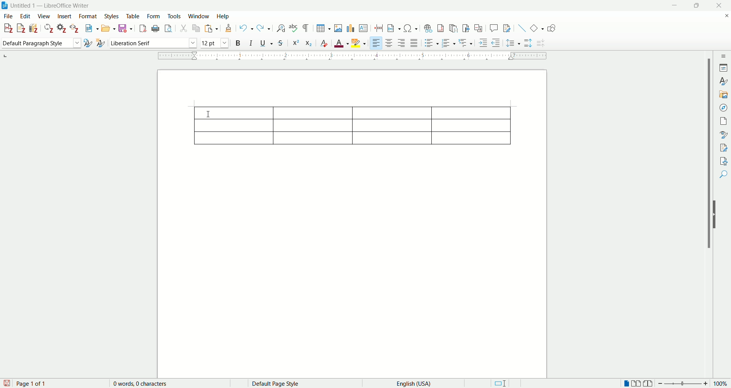  Describe the element at coordinates (509, 29) in the screenshot. I see `show track changes` at that location.